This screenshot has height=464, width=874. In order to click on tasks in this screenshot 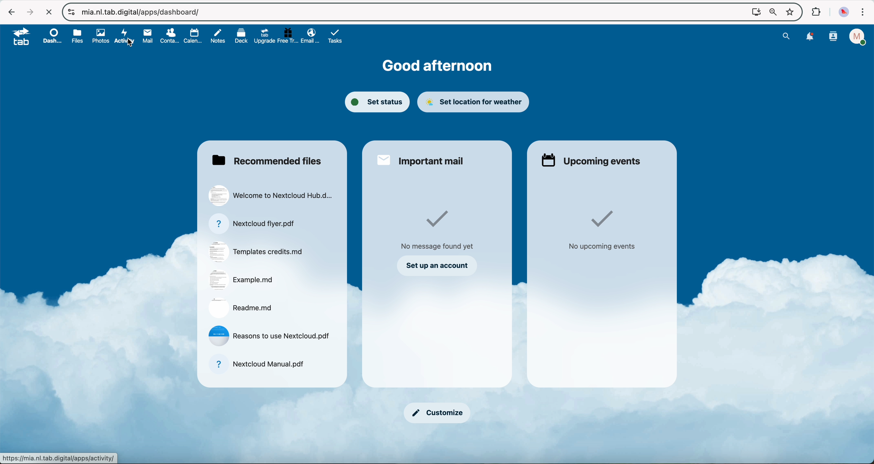, I will do `click(335, 36)`.